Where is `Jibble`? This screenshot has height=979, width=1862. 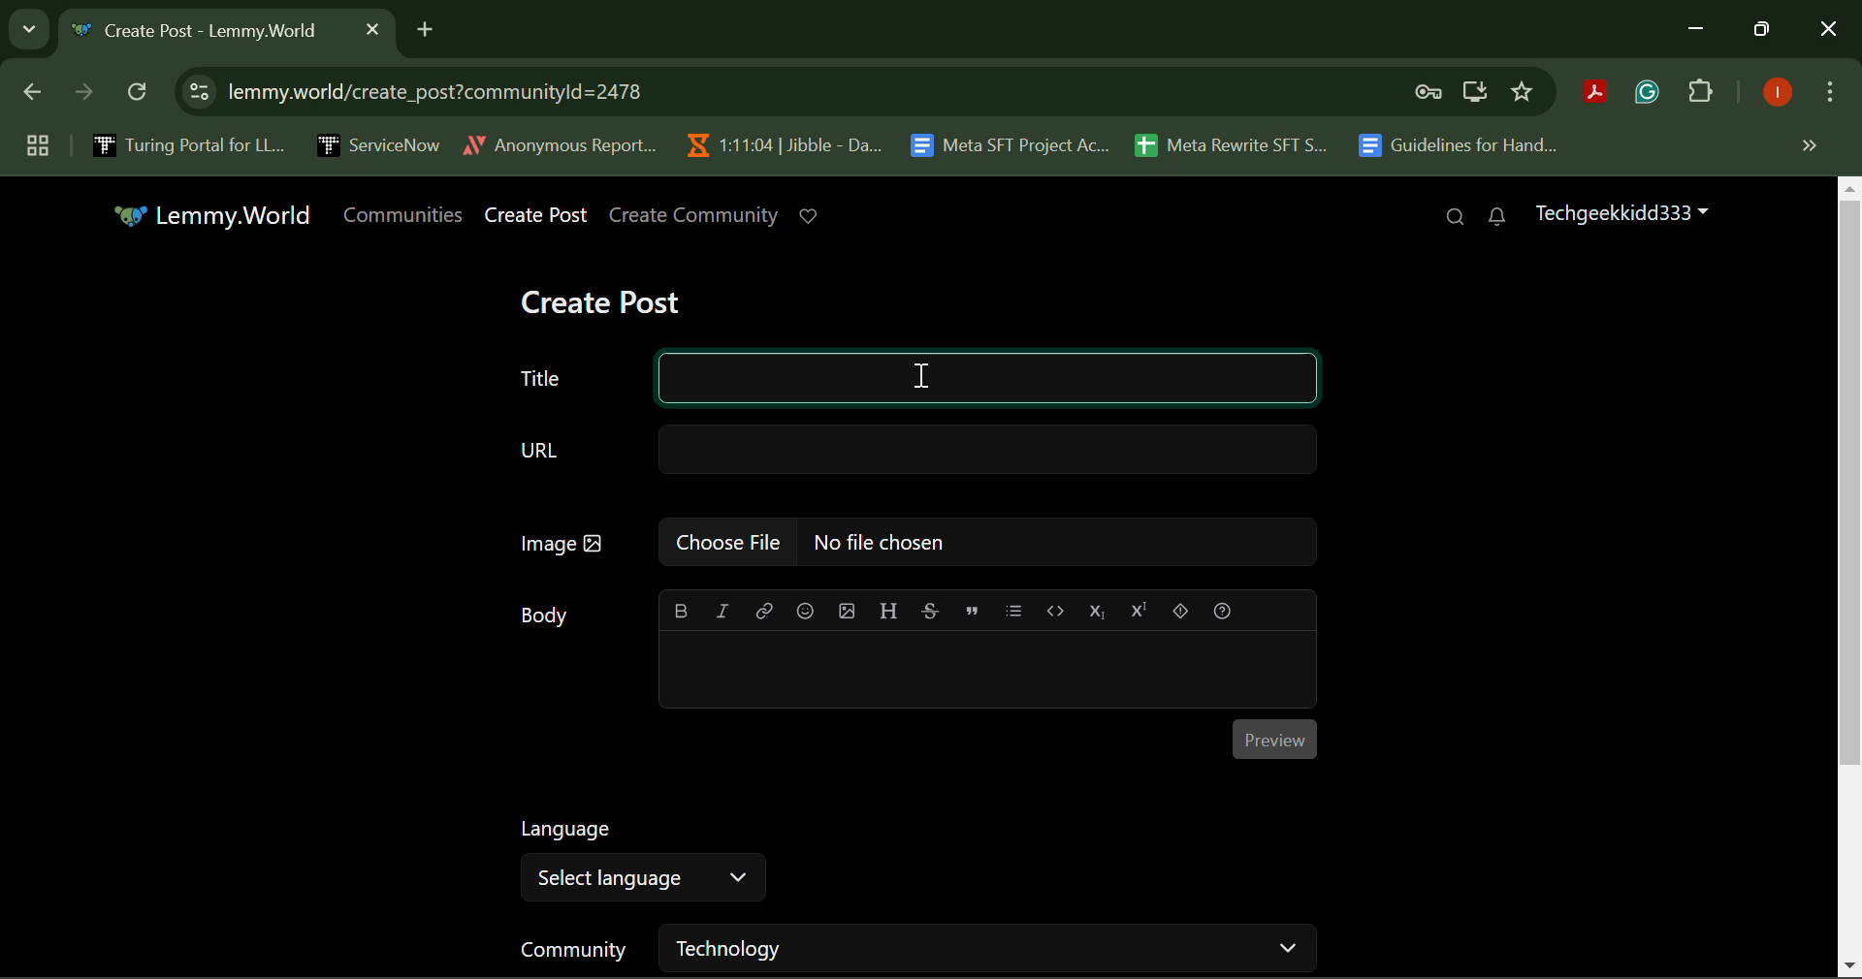
Jibble is located at coordinates (780, 141).